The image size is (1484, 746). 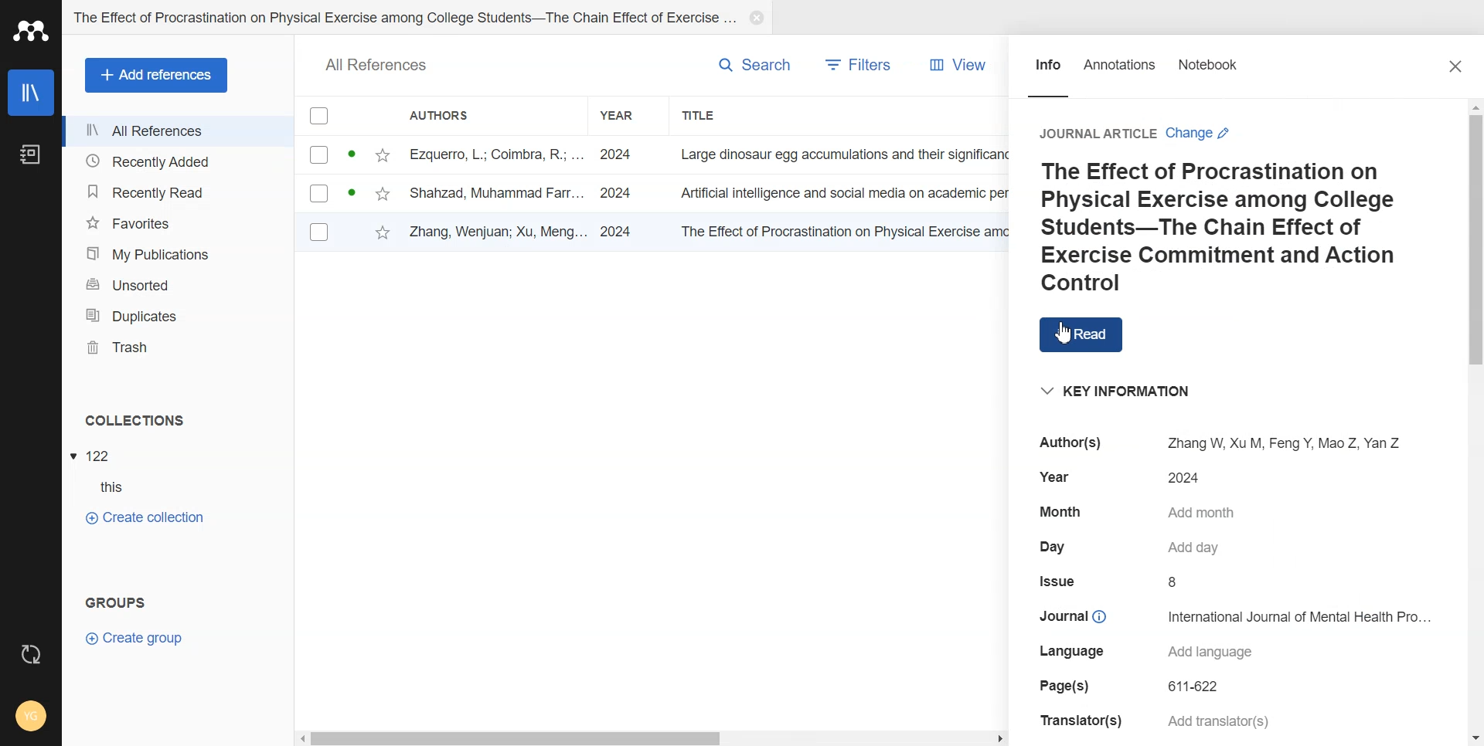 What do you see at coordinates (386, 192) in the screenshot?
I see `Favorite` at bounding box center [386, 192].